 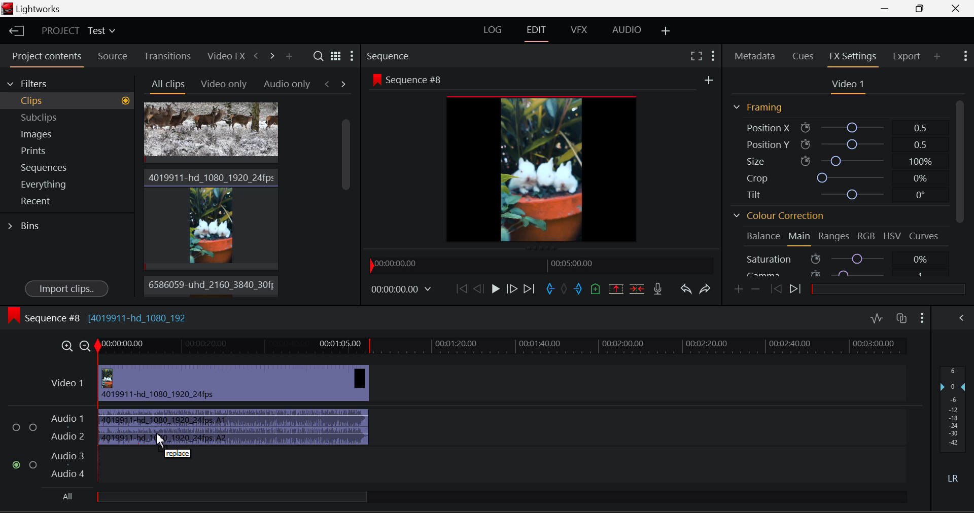 I want to click on Scroll Bar, so click(x=961, y=185).